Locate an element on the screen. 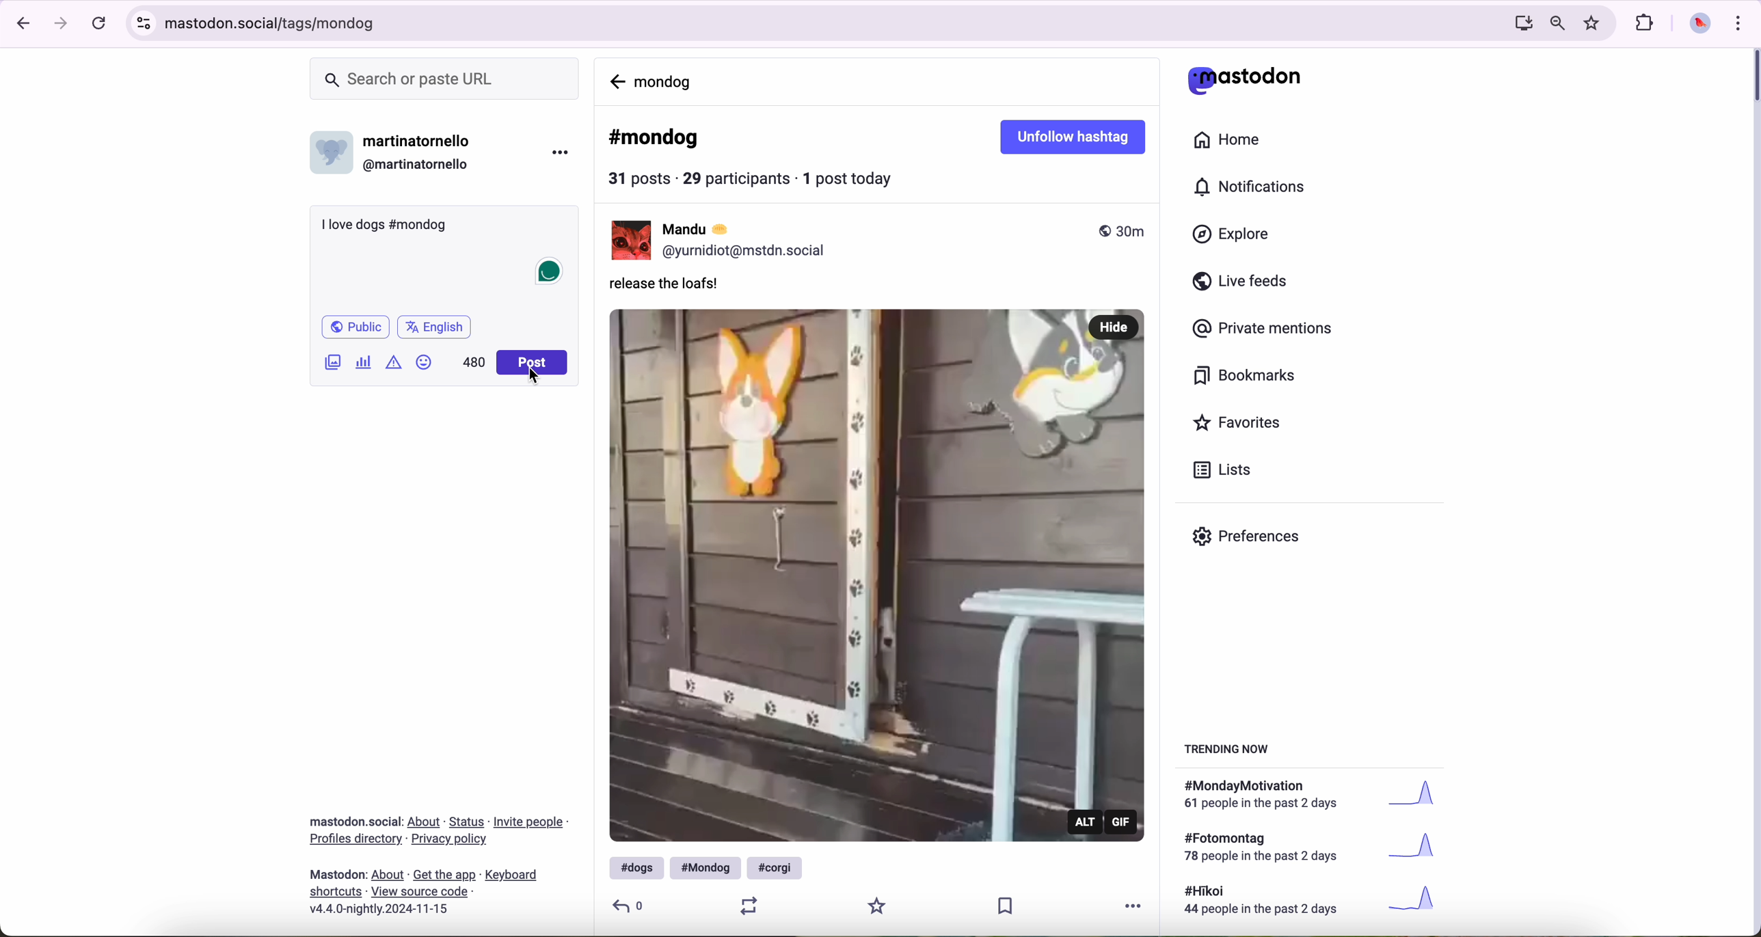 This screenshot has width=1761, height=937. link is located at coordinates (336, 893).